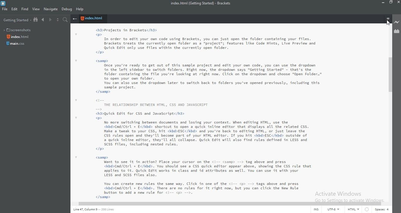  What do you see at coordinates (57, 20) in the screenshot?
I see `Split the editor vertically or horizontally` at bounding box center [57, 20].